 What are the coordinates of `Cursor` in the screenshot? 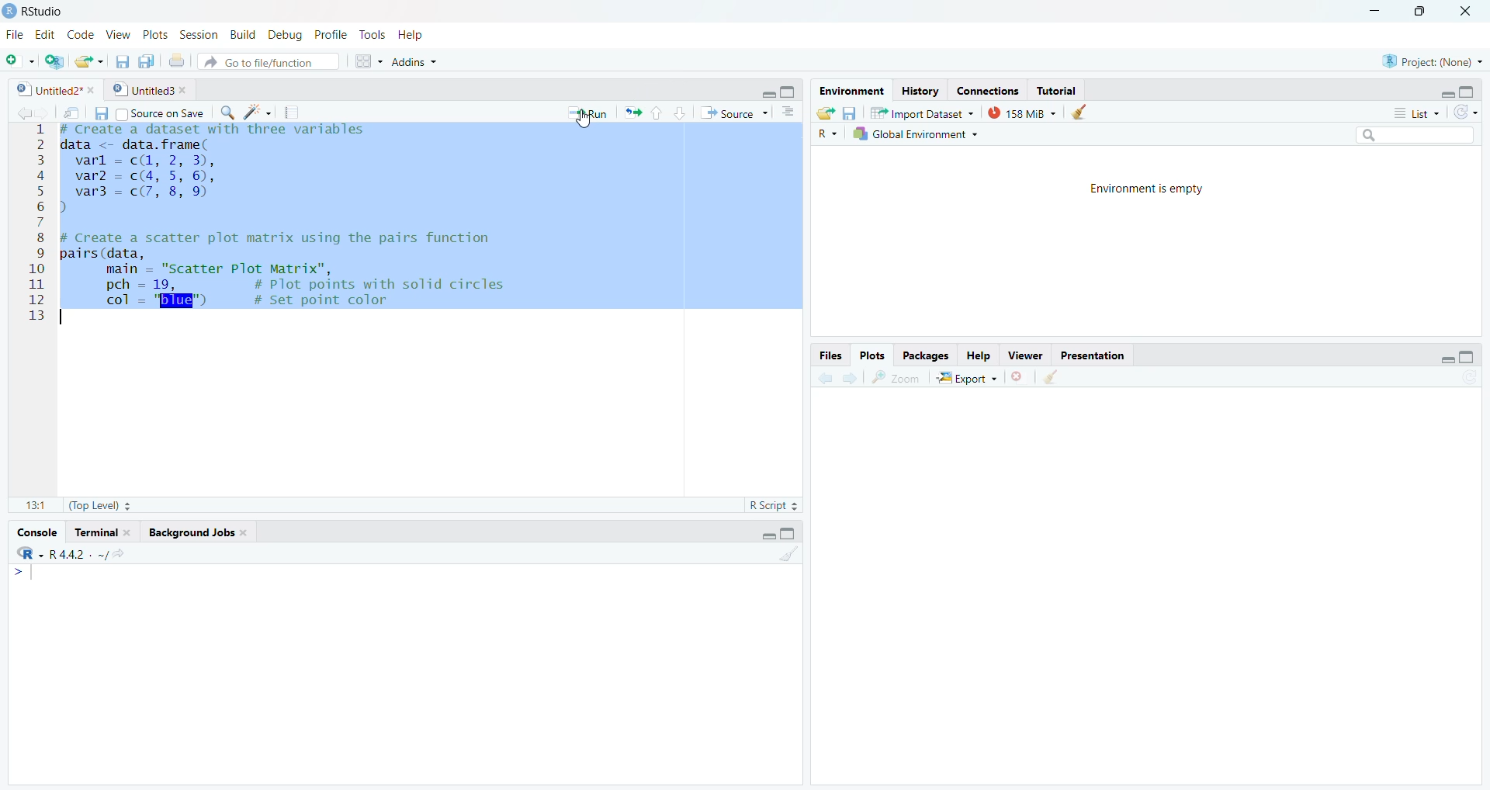 It's located at (583, 122).